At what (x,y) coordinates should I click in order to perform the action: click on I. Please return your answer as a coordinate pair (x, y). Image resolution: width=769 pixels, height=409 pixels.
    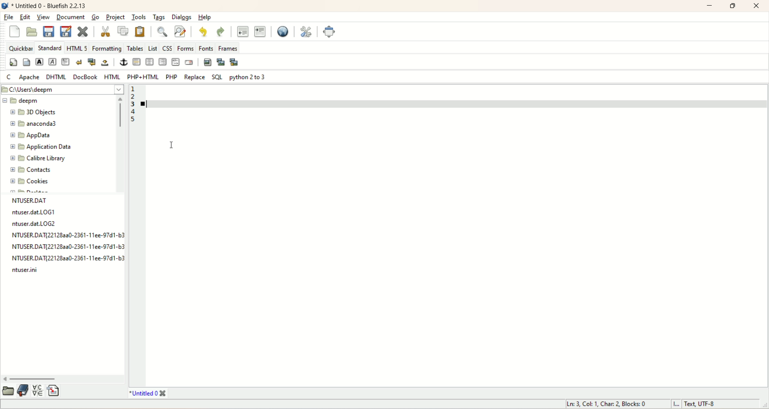
    Looking at the image, I should click on (674, 404).